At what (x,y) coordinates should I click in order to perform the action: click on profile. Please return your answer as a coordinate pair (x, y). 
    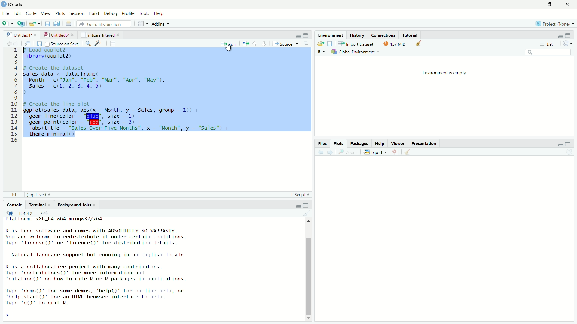
    Looking at the image, I should click on (129, 13).